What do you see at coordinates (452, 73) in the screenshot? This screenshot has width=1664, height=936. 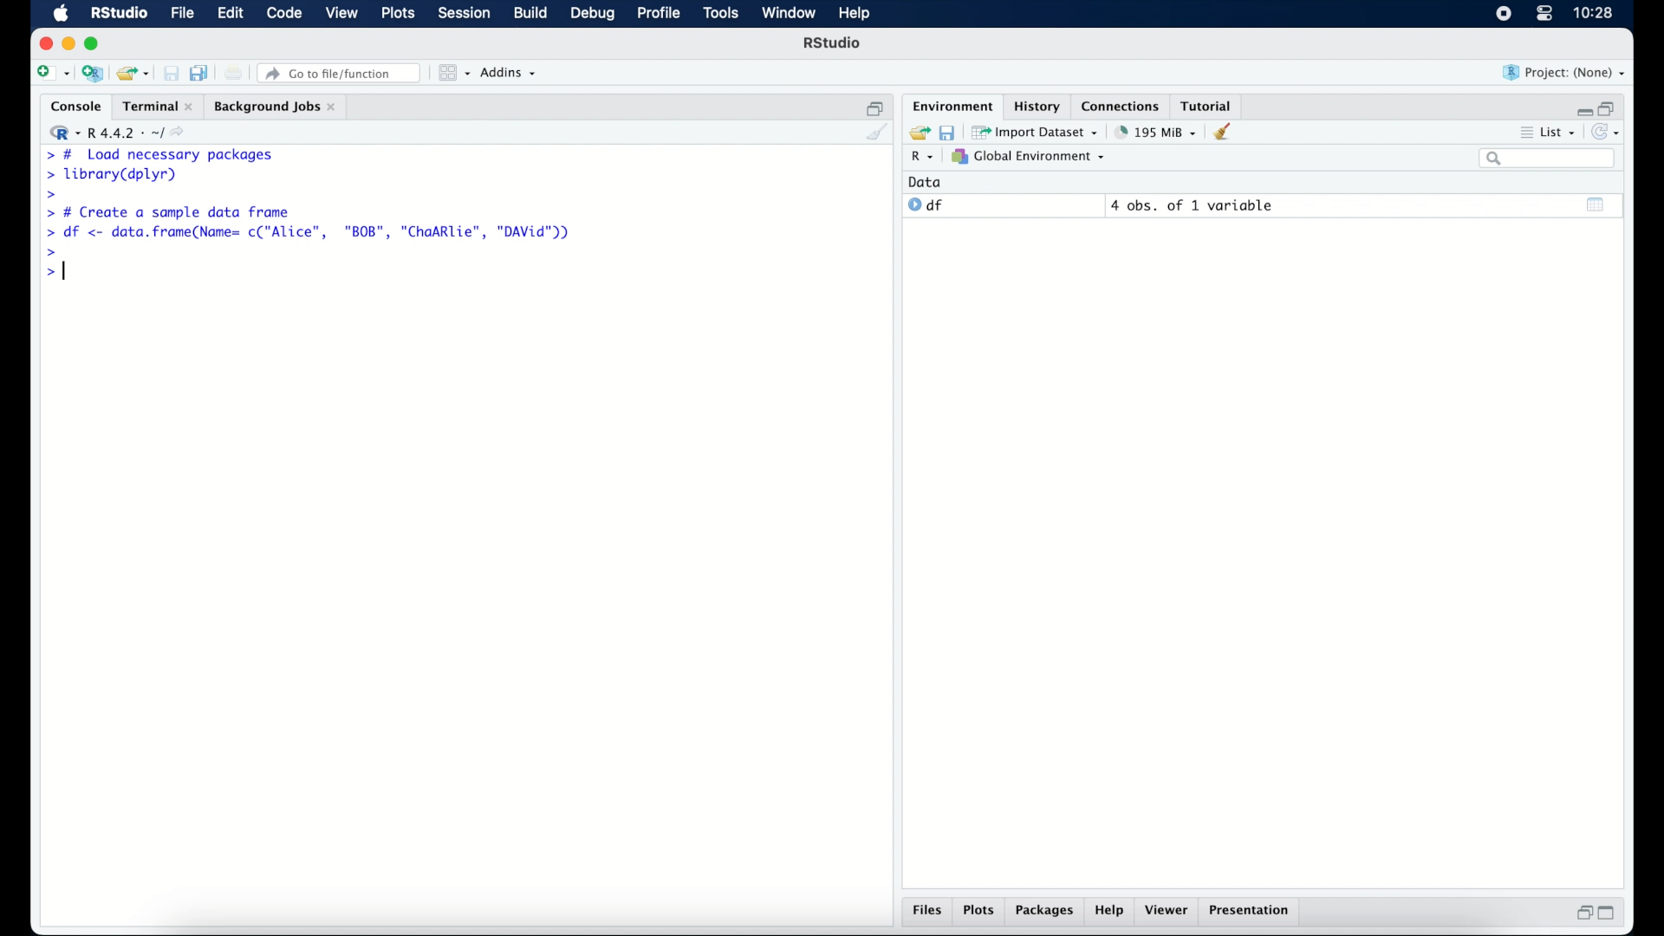 I see `workspace panes` at bounding box center [452, 73].